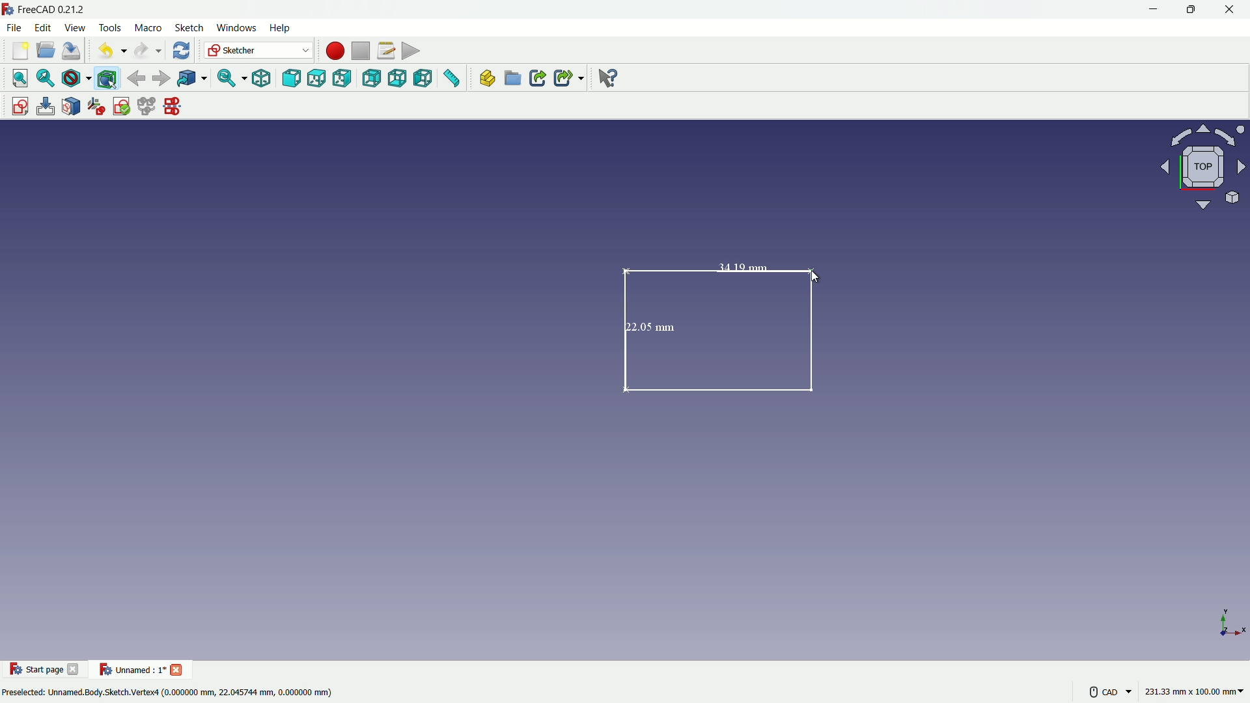  What do you see at coordinates (180, 51) in the screenshot?
I see `refresh` at bounding box center [180, 51].